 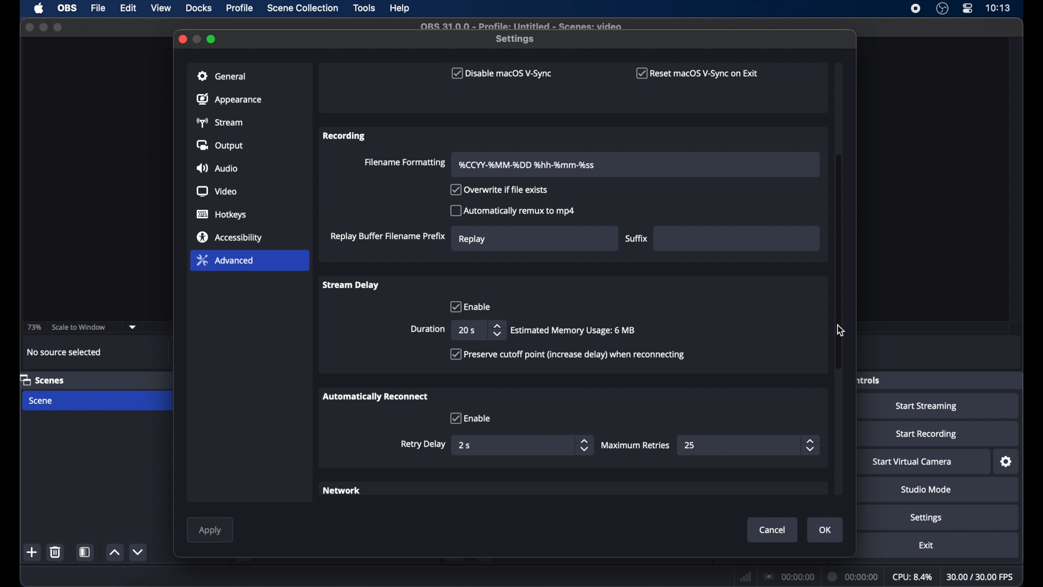 What do you see at coordinates (698, 73) in the screenshot?
I see `reset macOS V-sync on exit` at bounding box center [698, 73].